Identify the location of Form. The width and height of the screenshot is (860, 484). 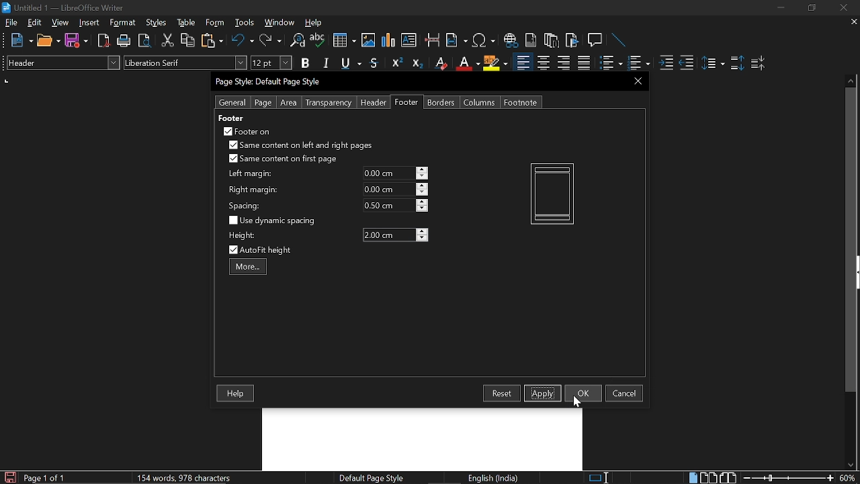
(216, 23).